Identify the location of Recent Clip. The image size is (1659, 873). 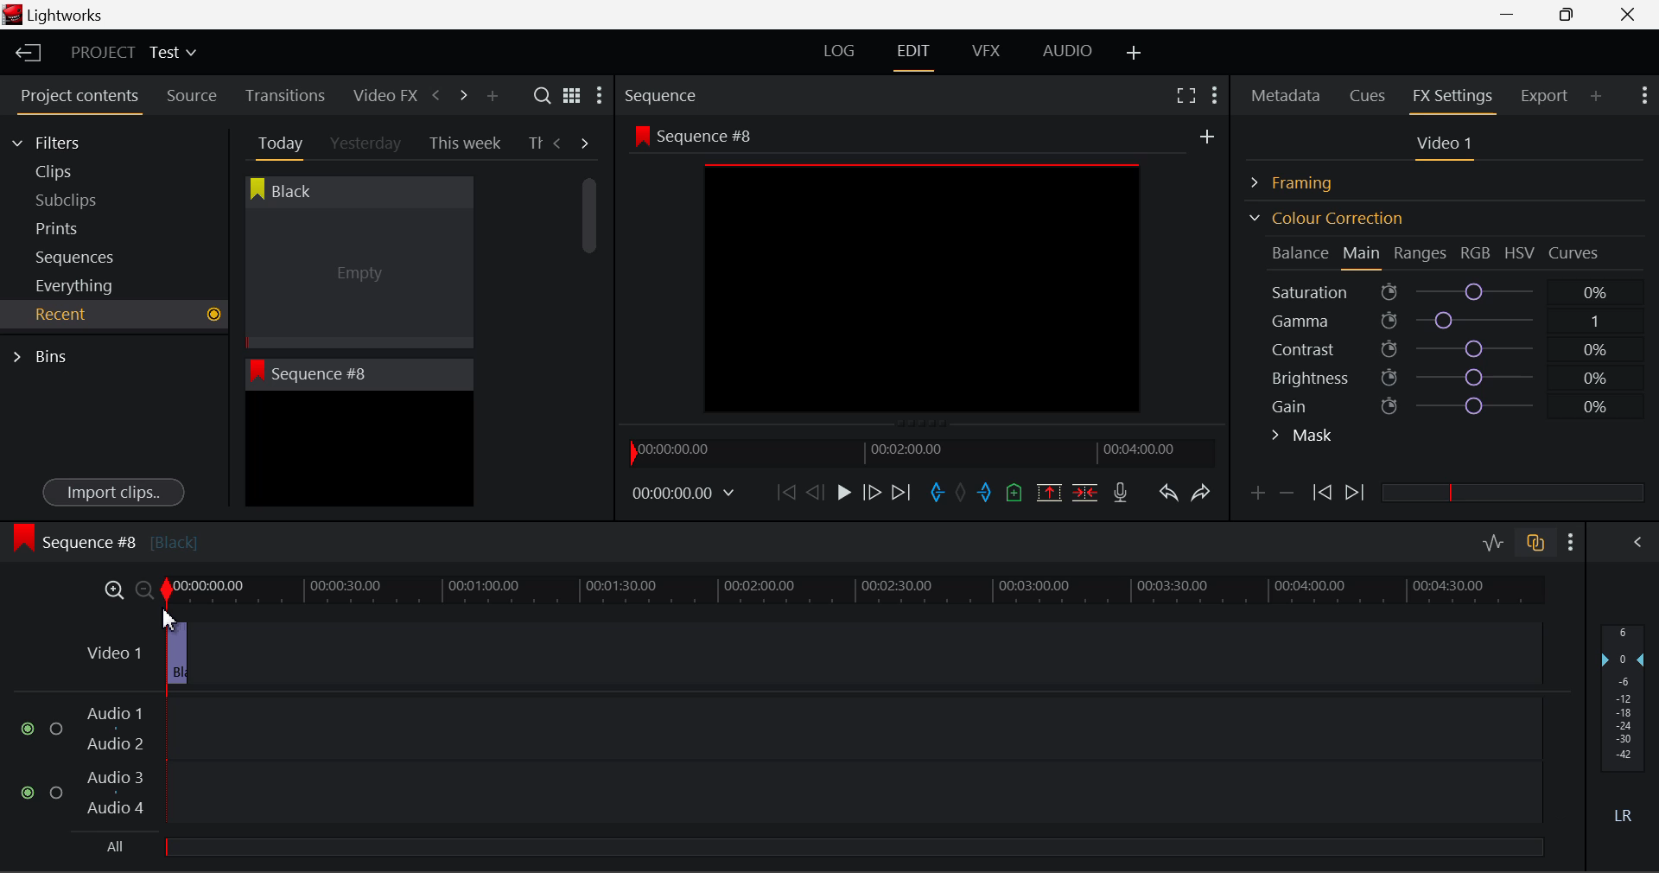
(359, 452).